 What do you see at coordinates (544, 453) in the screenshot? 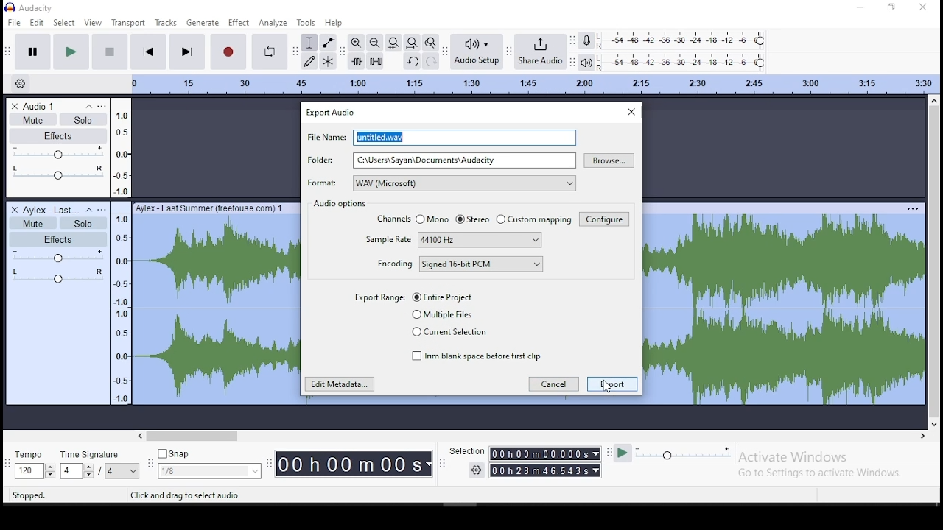
I see `00h00mMO00.000s` at bounding box center [544, 453].